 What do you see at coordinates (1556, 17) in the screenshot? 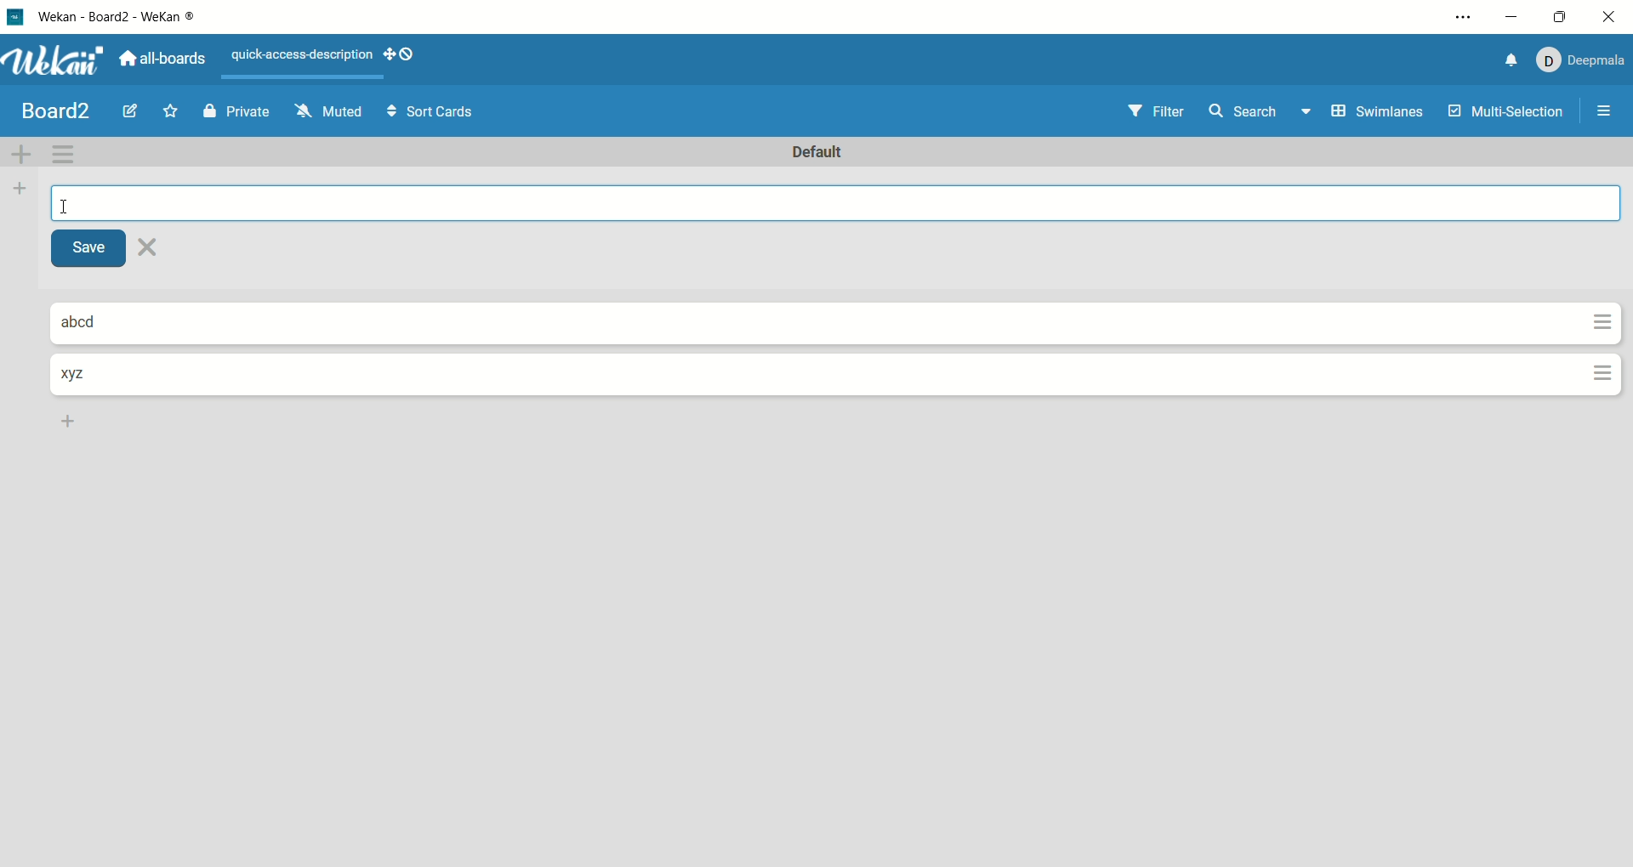
I see `maximize` at bounding box center [1556, 17].